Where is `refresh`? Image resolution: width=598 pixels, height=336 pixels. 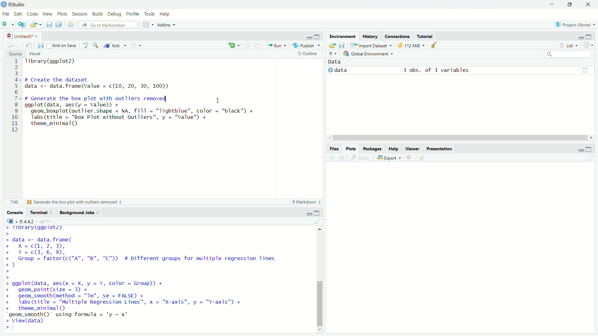
refresh is located at coordinates (587, 44).